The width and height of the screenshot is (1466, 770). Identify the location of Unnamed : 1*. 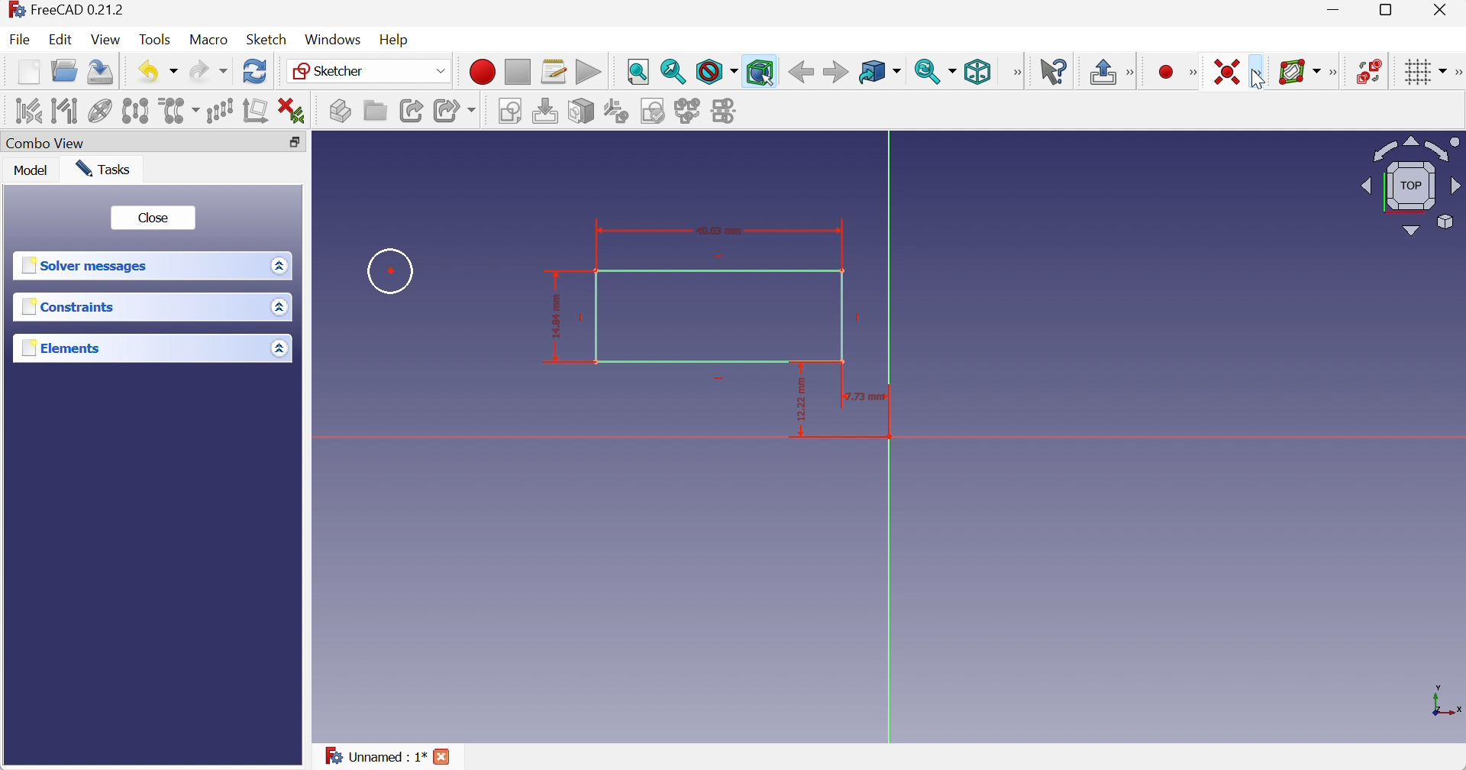
(375, 754).